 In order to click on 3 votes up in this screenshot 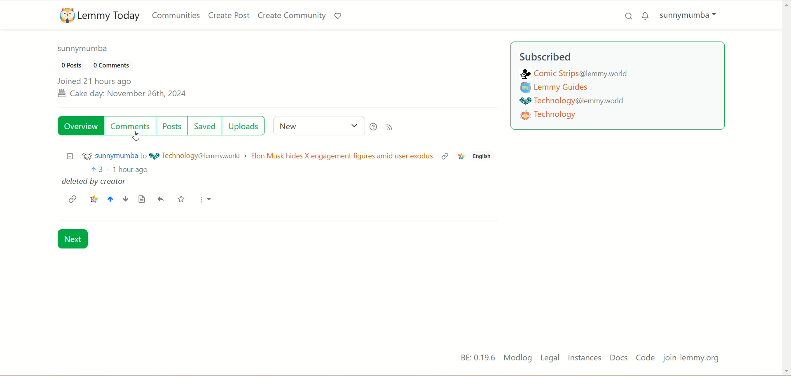, I will do `click(97, 169)`.